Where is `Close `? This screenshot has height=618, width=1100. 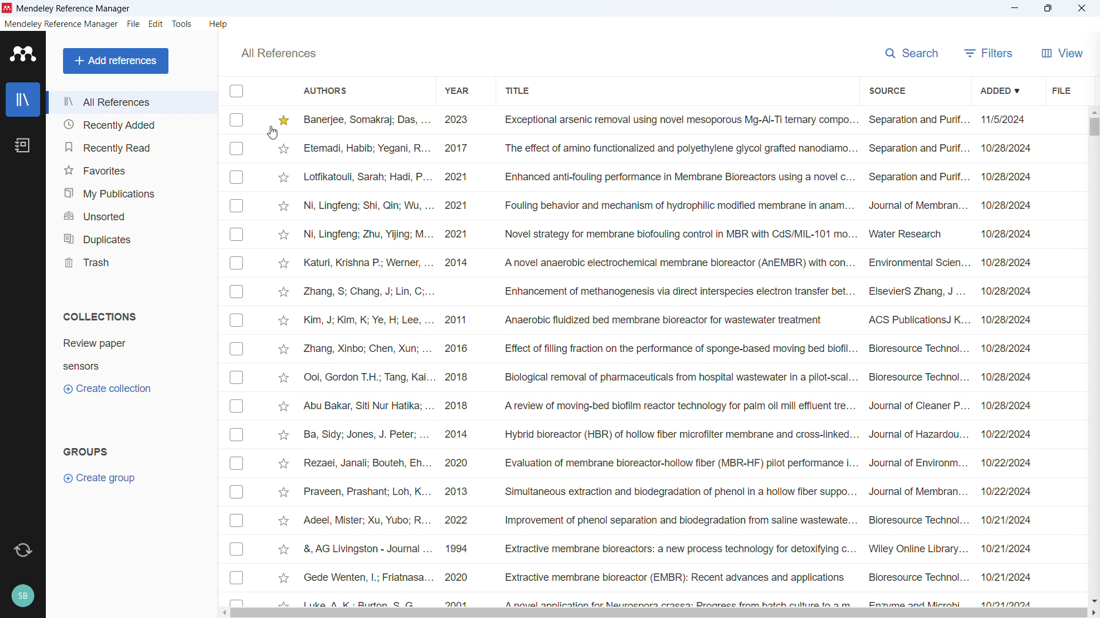 Close  is located at coordinates (1083, 9).